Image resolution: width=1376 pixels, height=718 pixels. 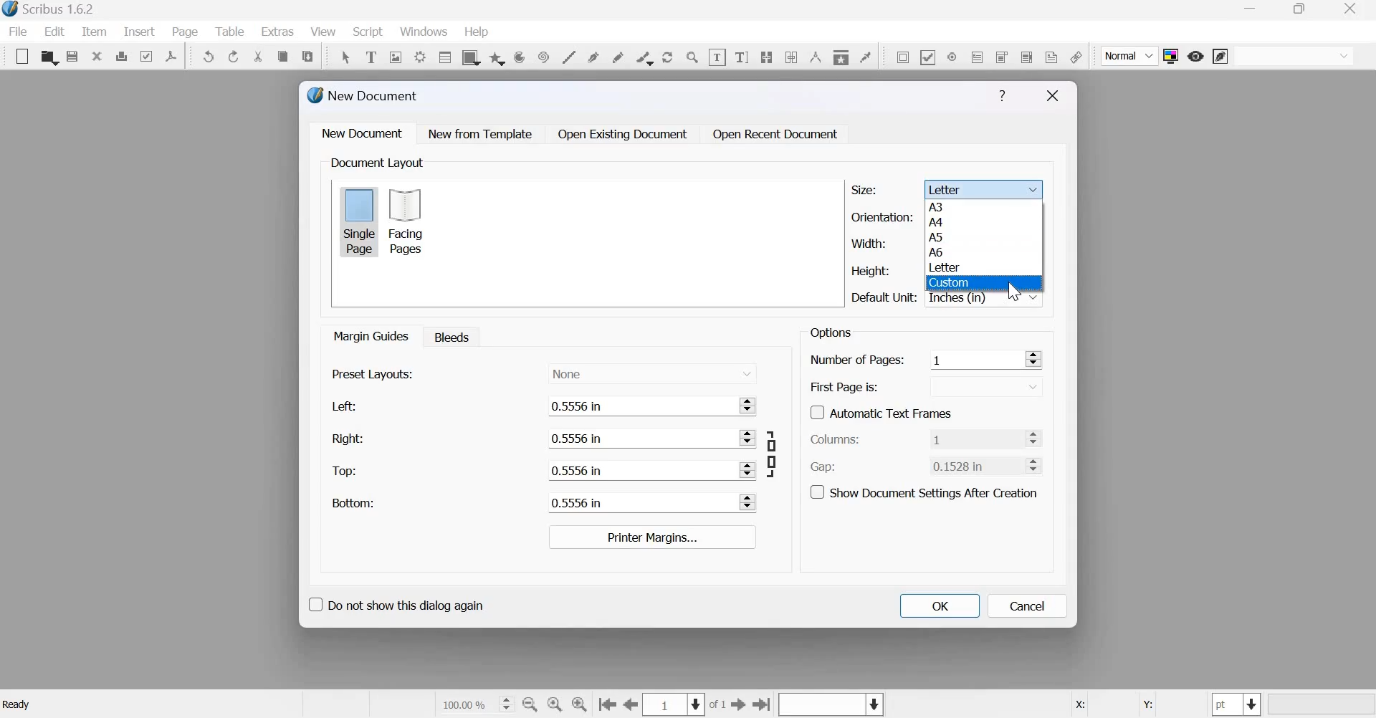 What do you see at coordinates (937, 206) in the screenshot?
I see `A3` at bounding box center [937, 206].